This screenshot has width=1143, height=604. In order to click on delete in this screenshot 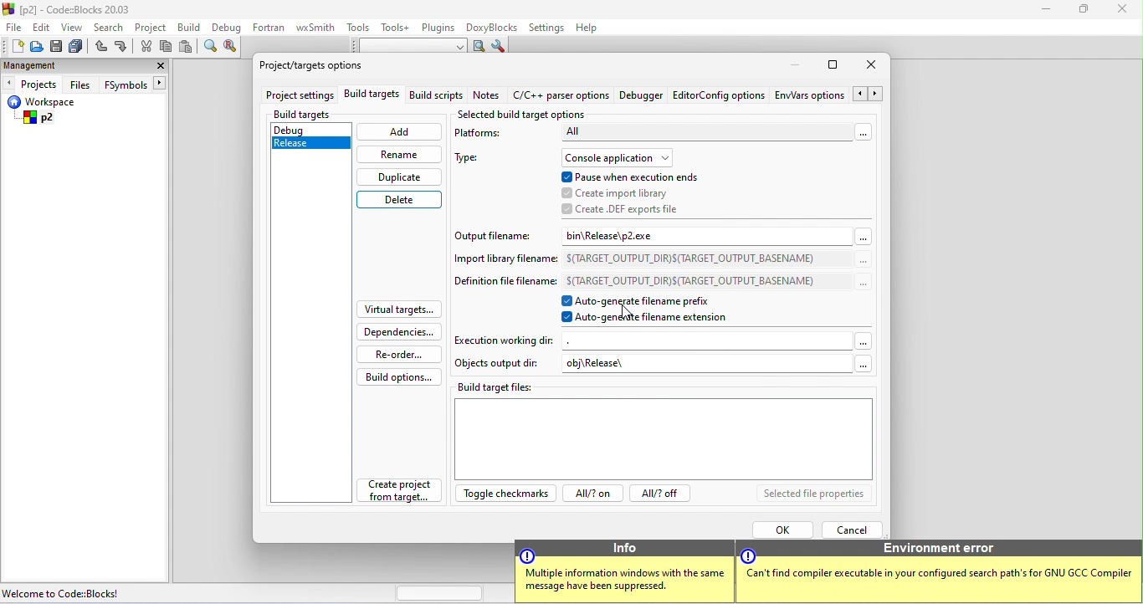, I will do `click(401, 200)`.